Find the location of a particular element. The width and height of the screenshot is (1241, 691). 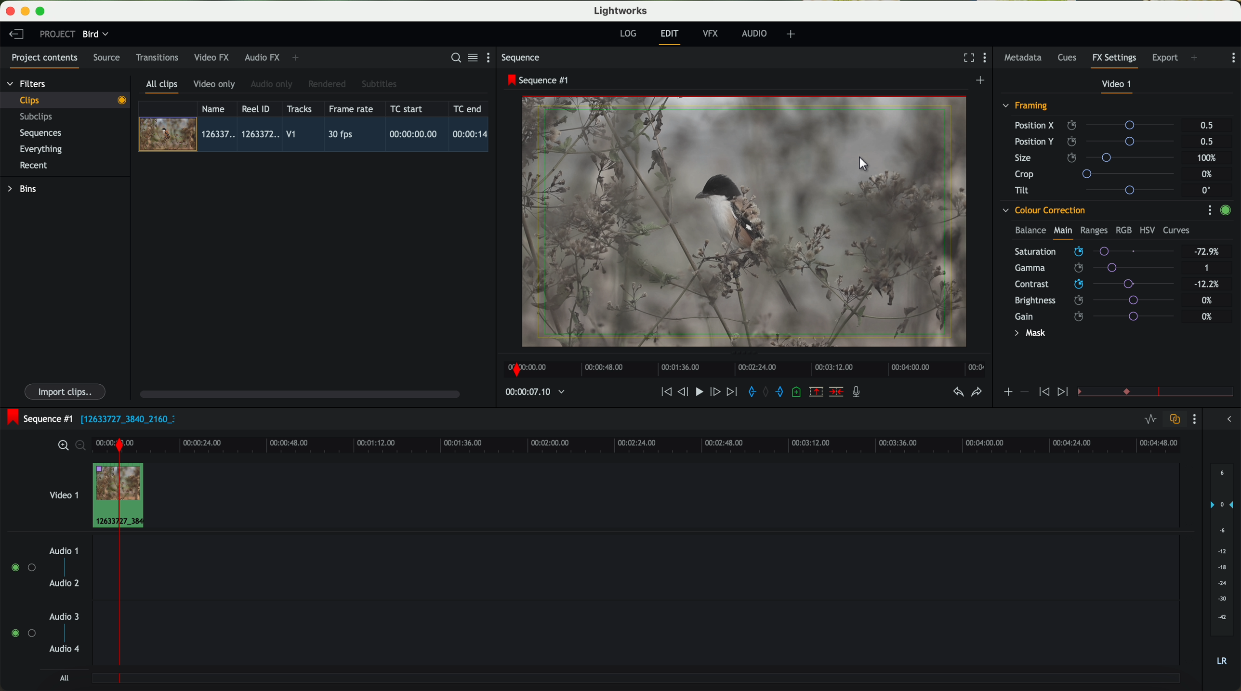

1 is located at coordinates (1207, 269).